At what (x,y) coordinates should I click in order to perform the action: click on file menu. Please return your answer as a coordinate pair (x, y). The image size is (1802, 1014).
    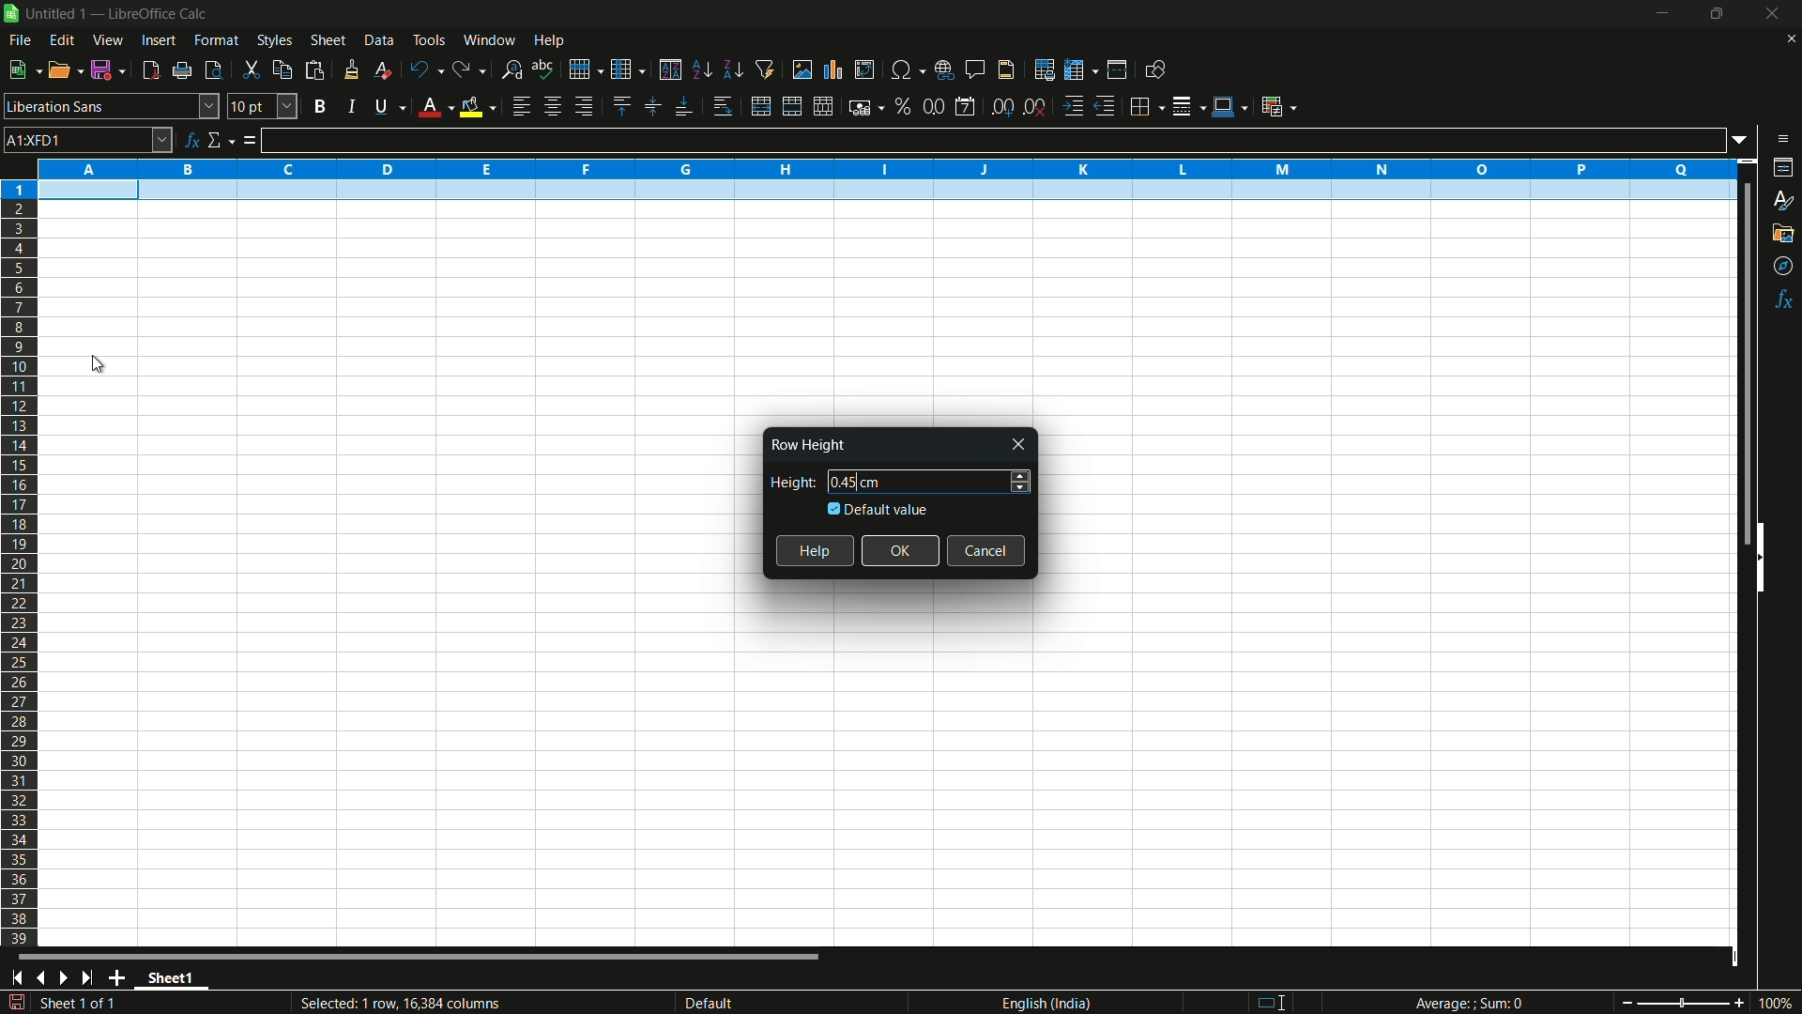
    Looking at the image, I should click on (20, 40).